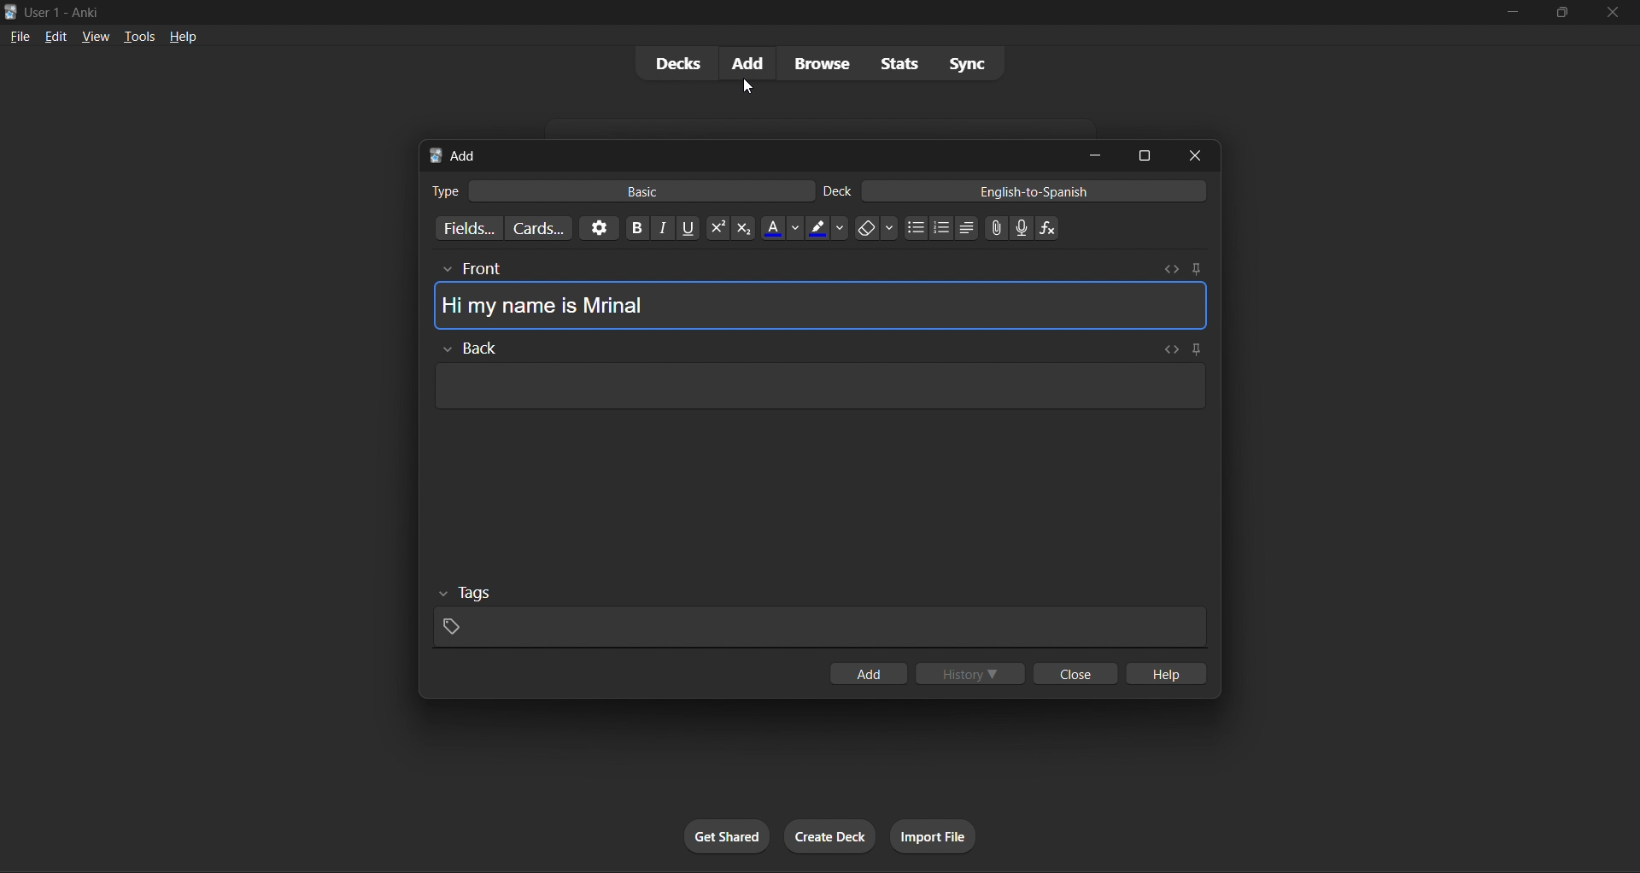  What do you see at coordinates (936, 835) in the screenshot?
I see `import file` at bounding box center [936, 835].